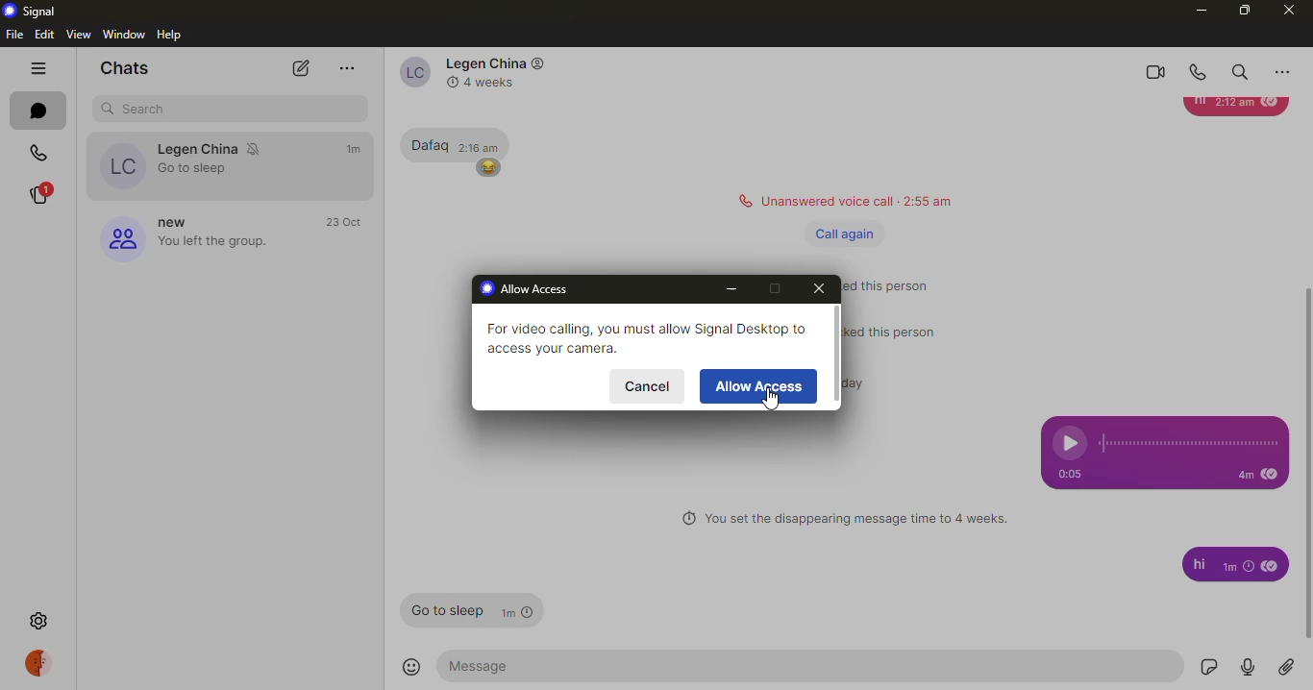  I want to click on record, so click(1248, 666).